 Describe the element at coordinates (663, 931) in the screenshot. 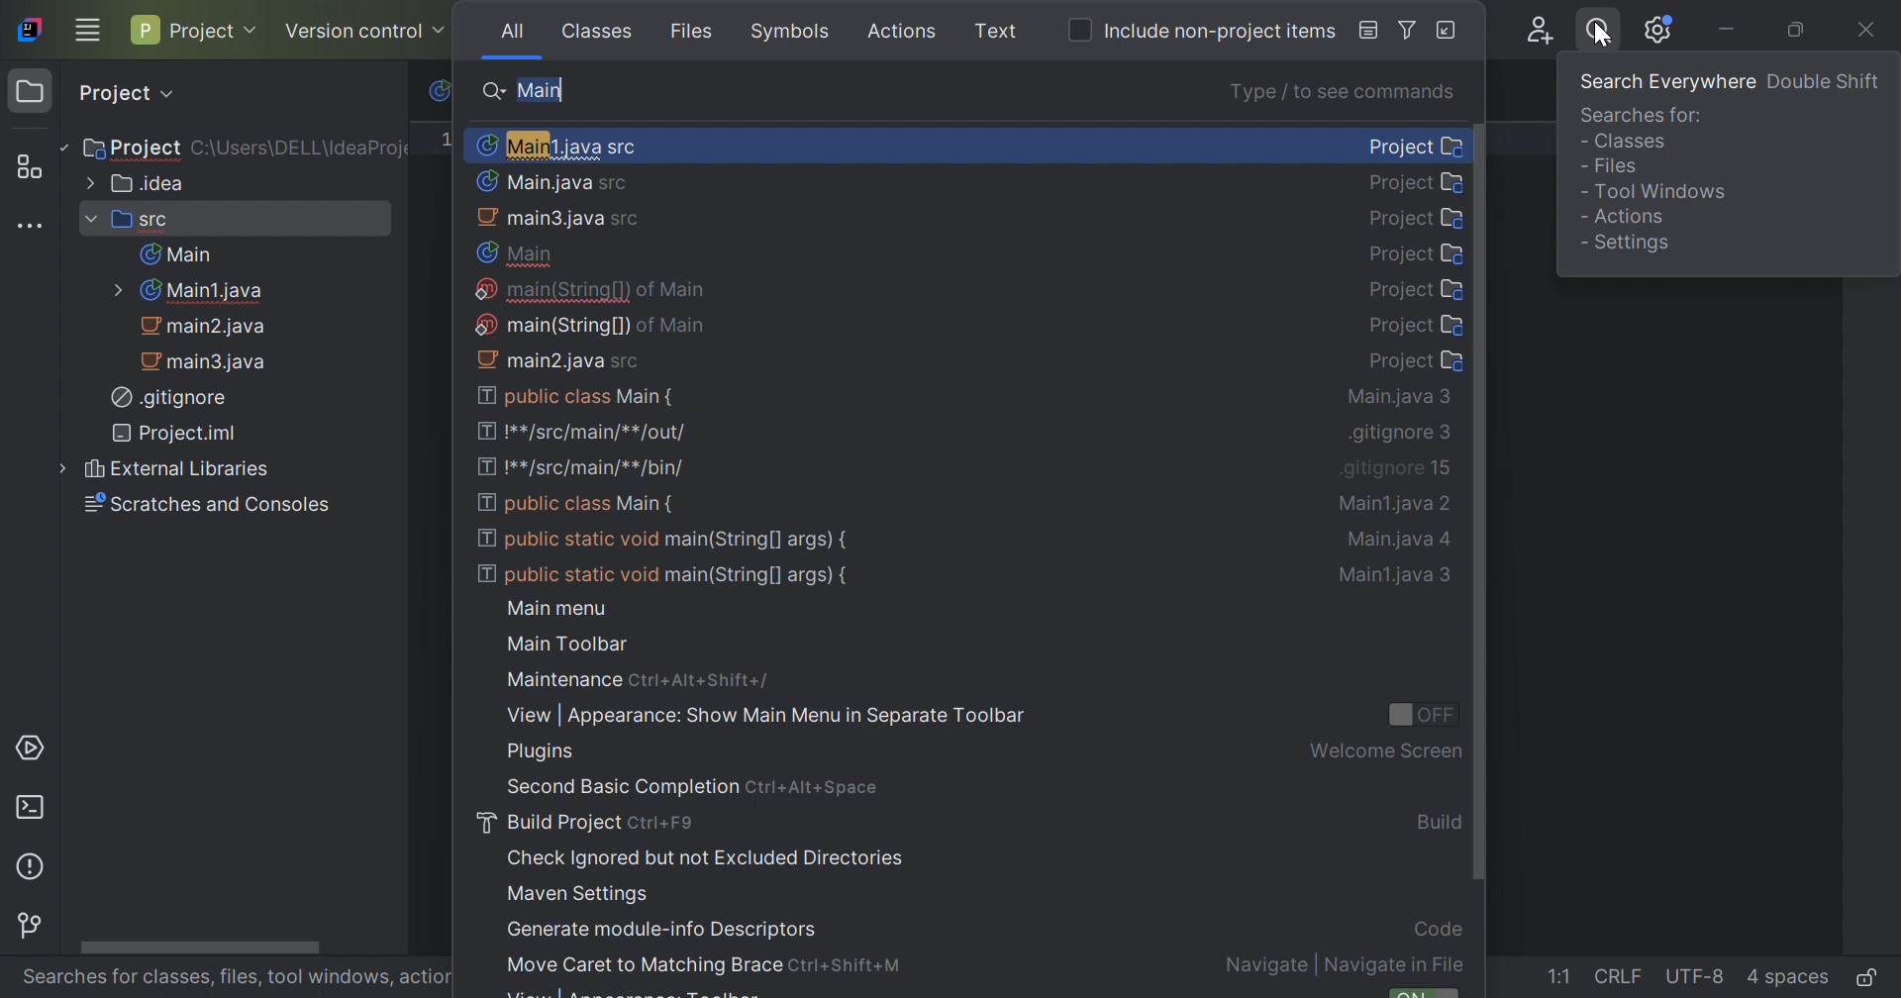

I see `Generate module-info Descriptions` at that location.